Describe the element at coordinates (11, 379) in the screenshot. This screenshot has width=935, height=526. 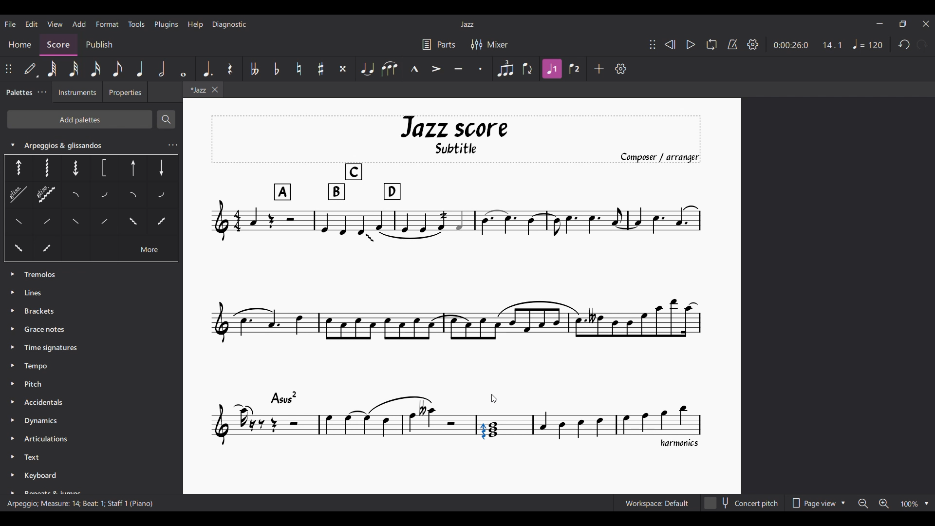
I see `Expand` at that location.